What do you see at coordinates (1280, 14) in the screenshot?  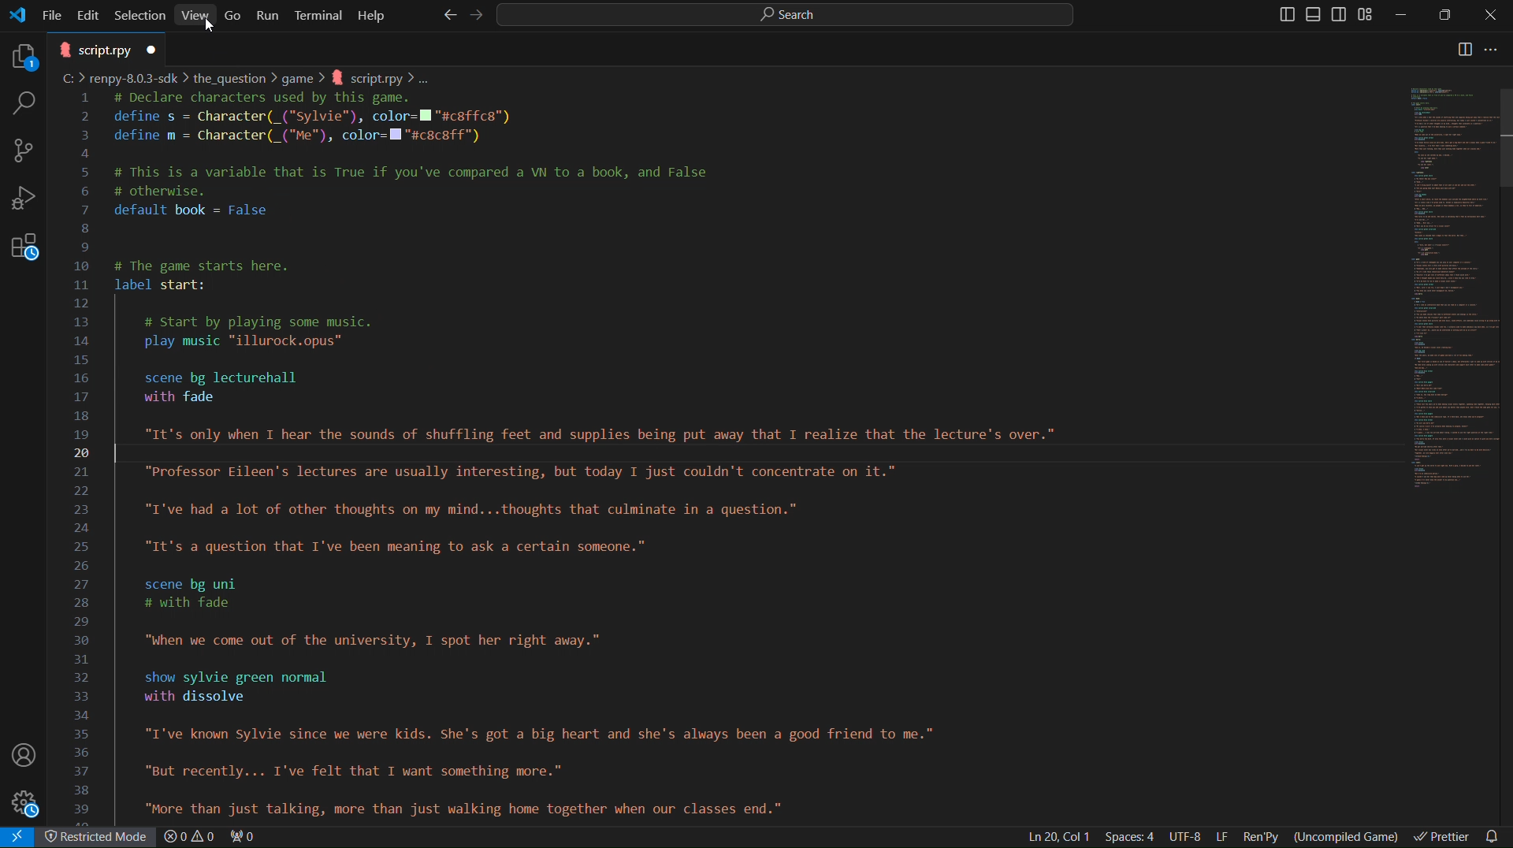 I see `Toggle Primary Side Bar` at bounding box center [1280, 14].